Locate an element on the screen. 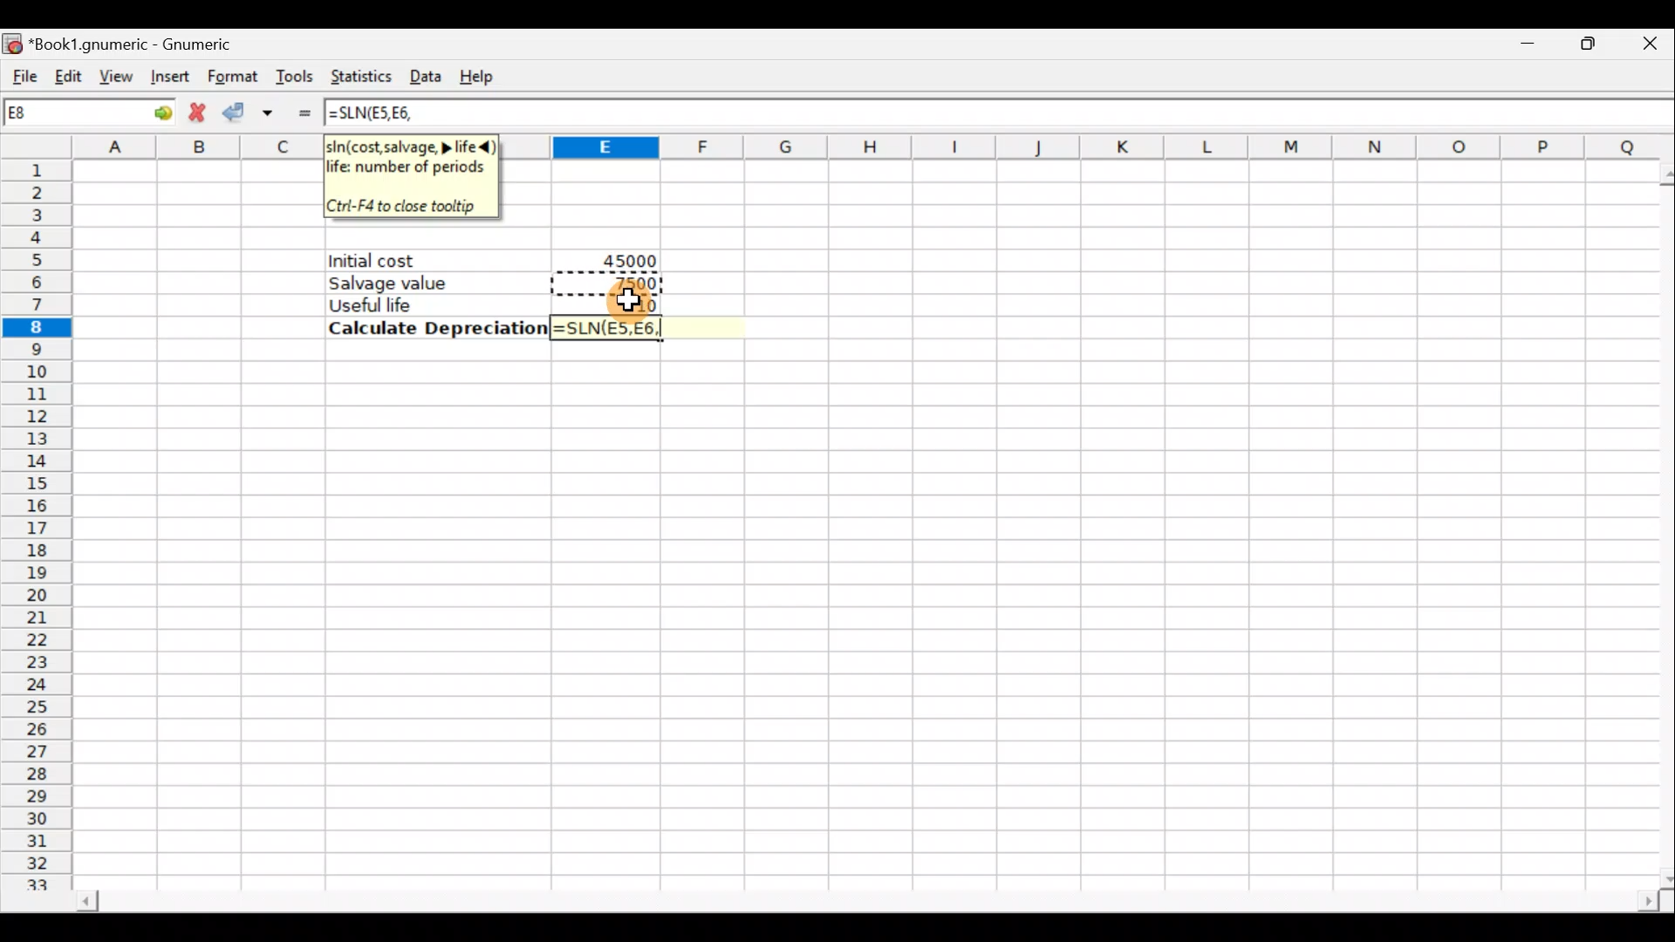 The image size is (1675, 942). View is located at coordinates (115, 73).